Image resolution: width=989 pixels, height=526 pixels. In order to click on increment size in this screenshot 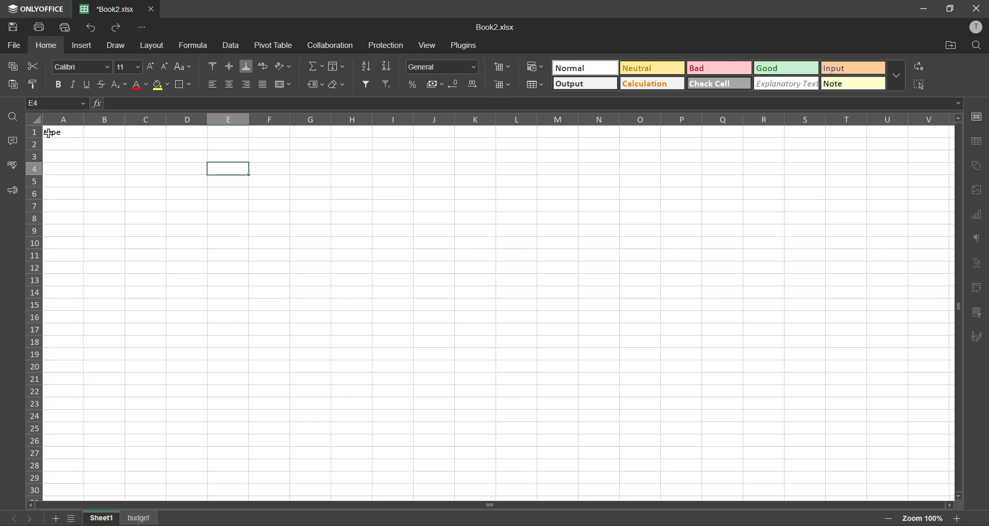, I will do `click(151, 66)`.